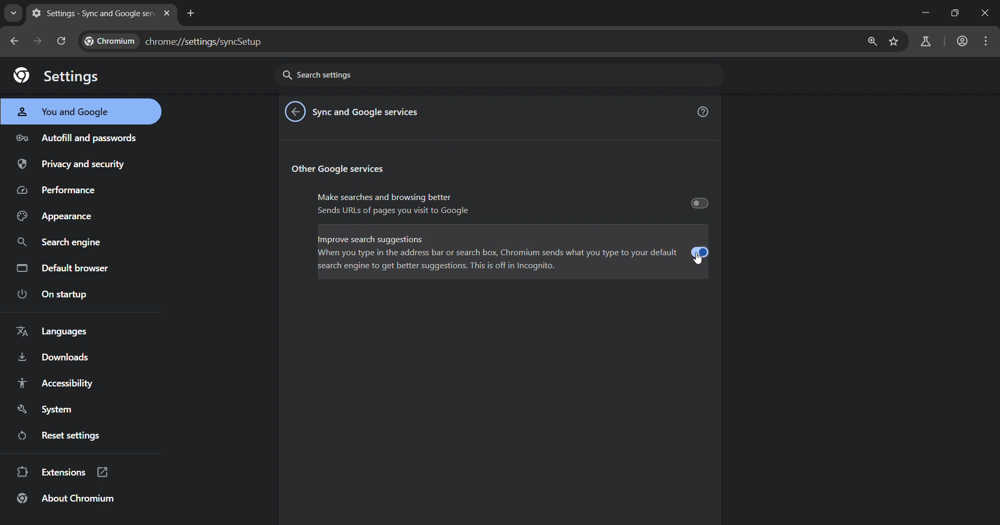 The width and height of the screenshot is (1000, 525). Describe the element at coordinates (58, 191) in the screenshot. I see `performance ` at that location.